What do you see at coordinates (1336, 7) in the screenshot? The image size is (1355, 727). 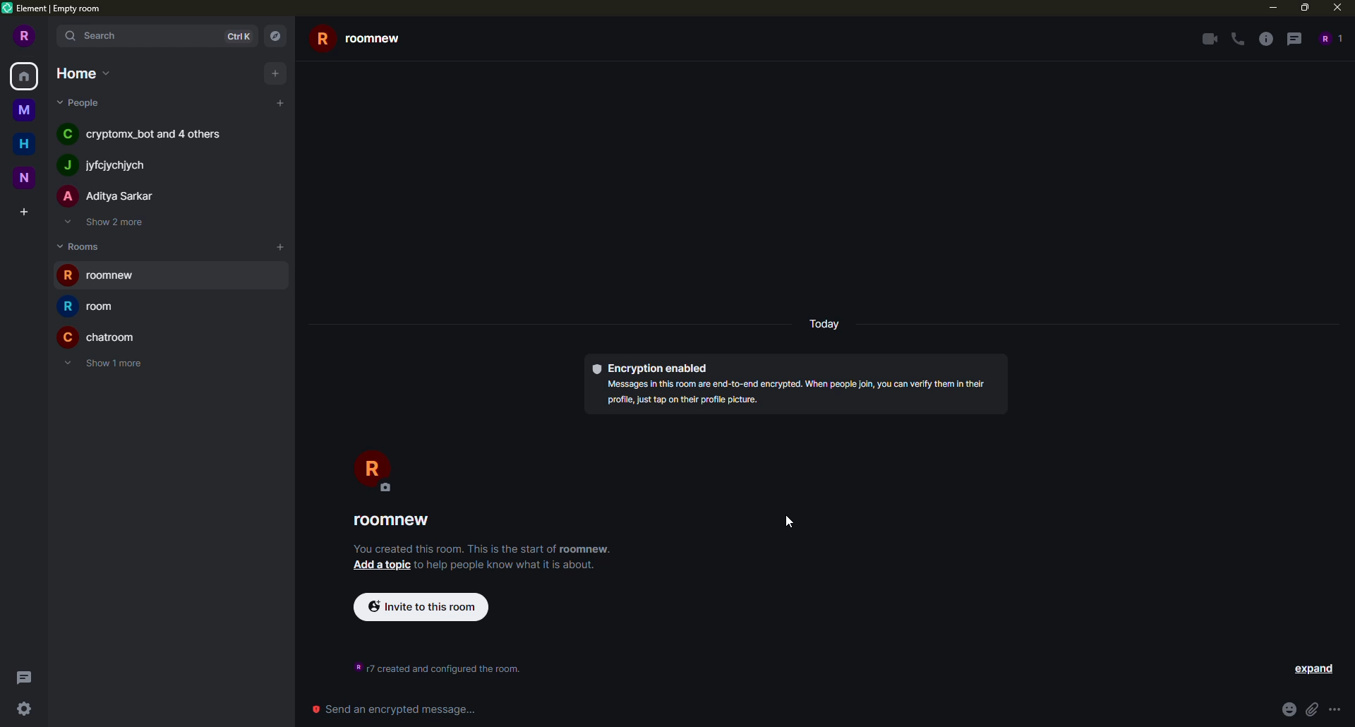 I see `close` at bounding box center [1336, 7].